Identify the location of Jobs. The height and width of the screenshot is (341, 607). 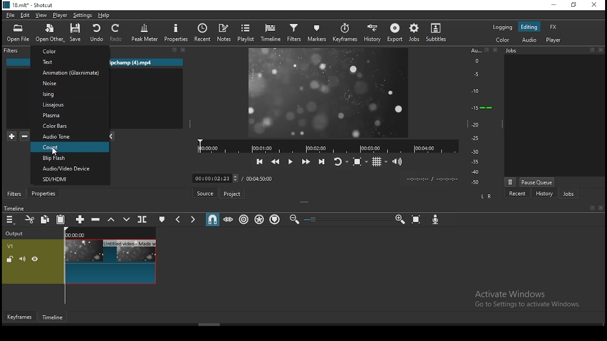
(552, 51).